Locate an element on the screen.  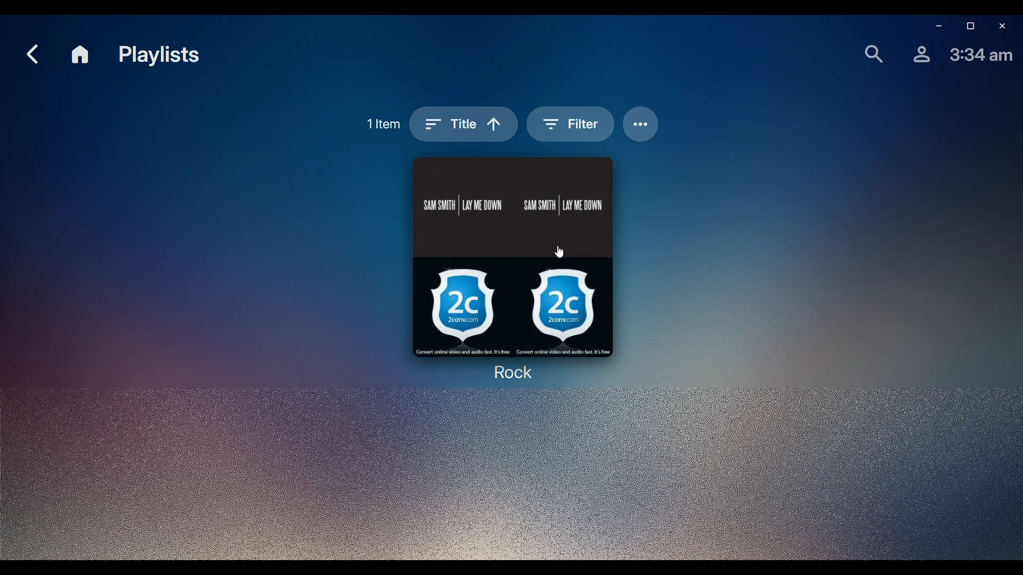
Playlists is located at coordinates (163, 57).